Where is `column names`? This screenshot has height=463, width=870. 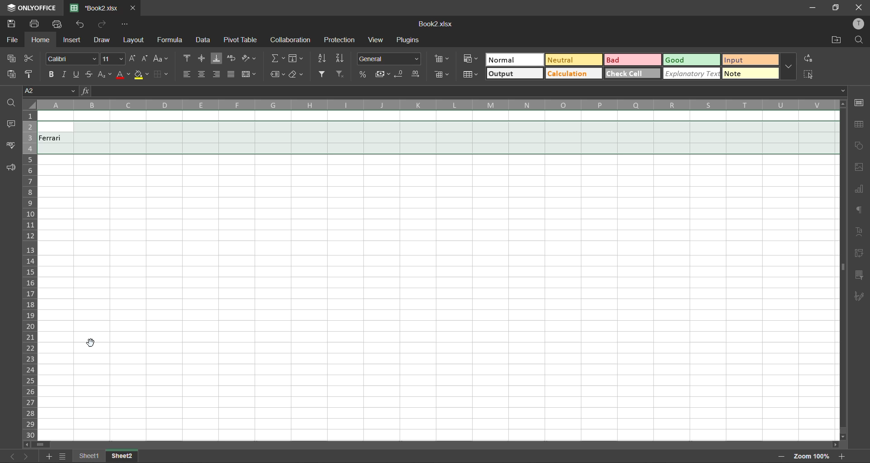
column names is located at coordinates (437, 105).